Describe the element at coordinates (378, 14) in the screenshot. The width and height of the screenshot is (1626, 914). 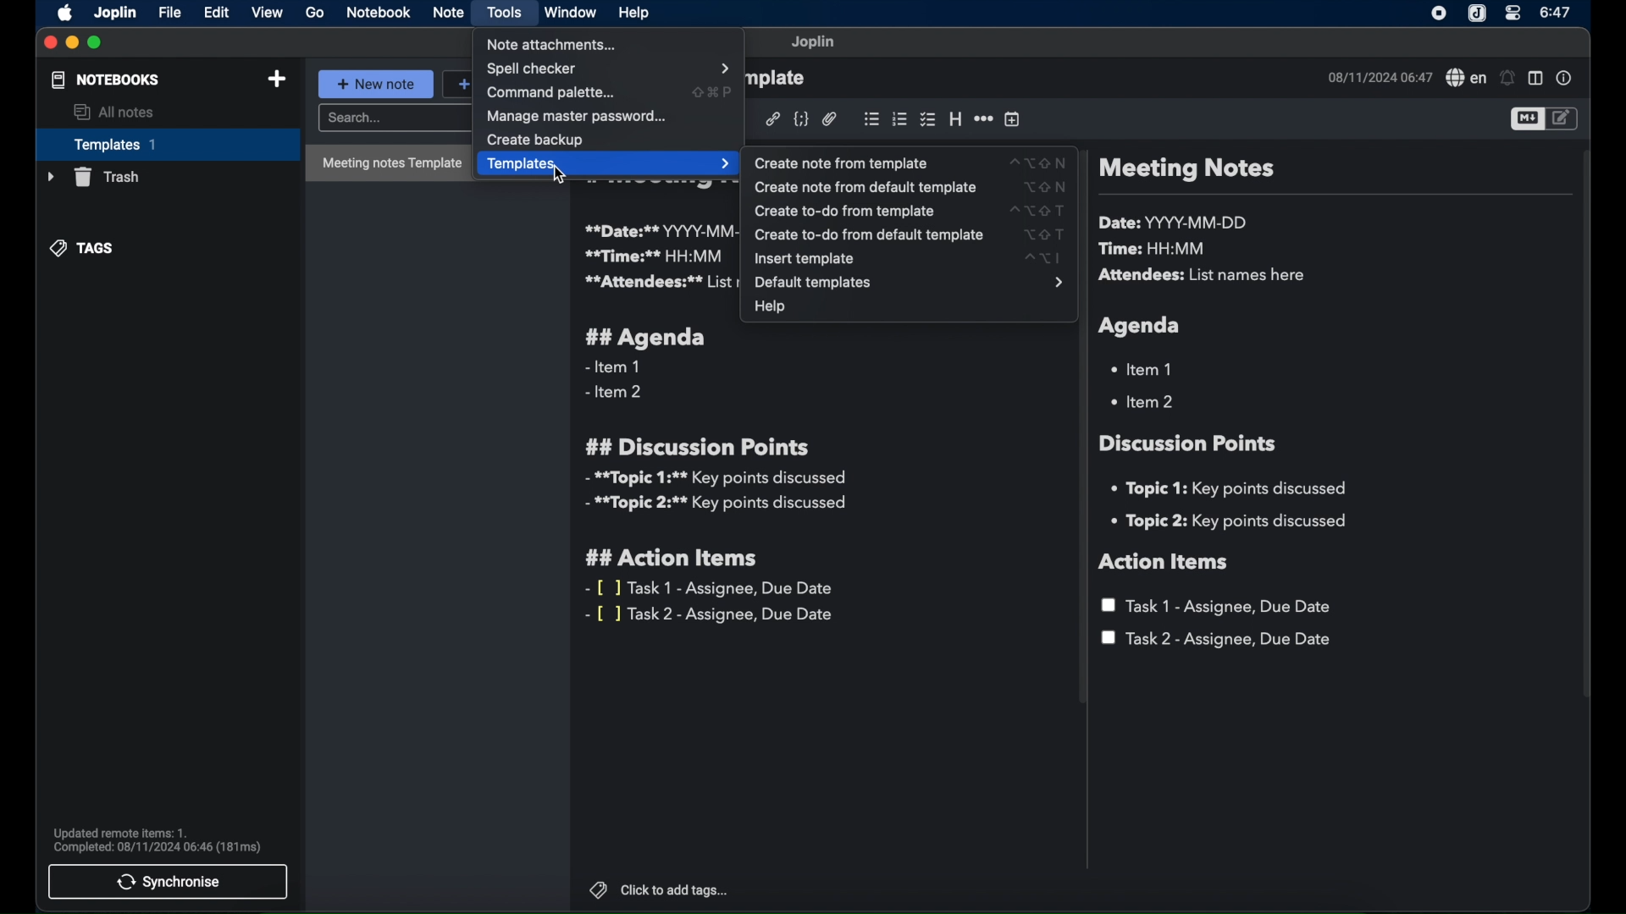
I see `notebook` at that location.